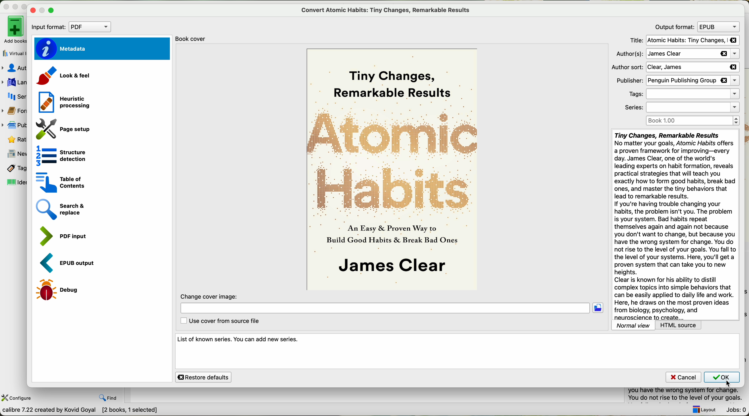 Image resolution: width=749 pixels, height=416 pixels. Describe the element at coordinates (221, 321) in the screenshot. I see `use cover from source file` at that location.